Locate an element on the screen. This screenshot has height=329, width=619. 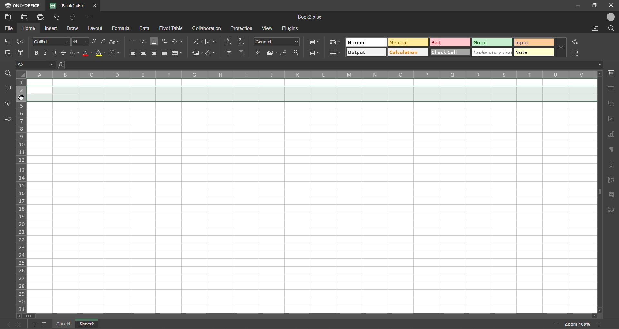
named ranges is located at coordinates (195, 53).